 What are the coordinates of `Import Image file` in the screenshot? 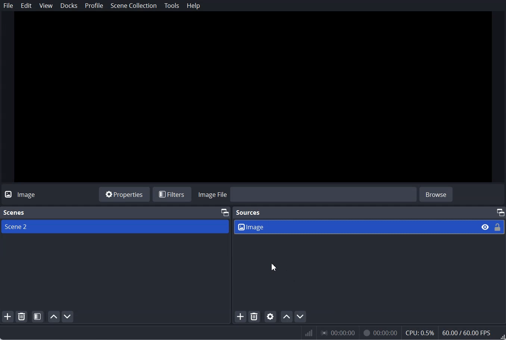 It's located at (326, 194).